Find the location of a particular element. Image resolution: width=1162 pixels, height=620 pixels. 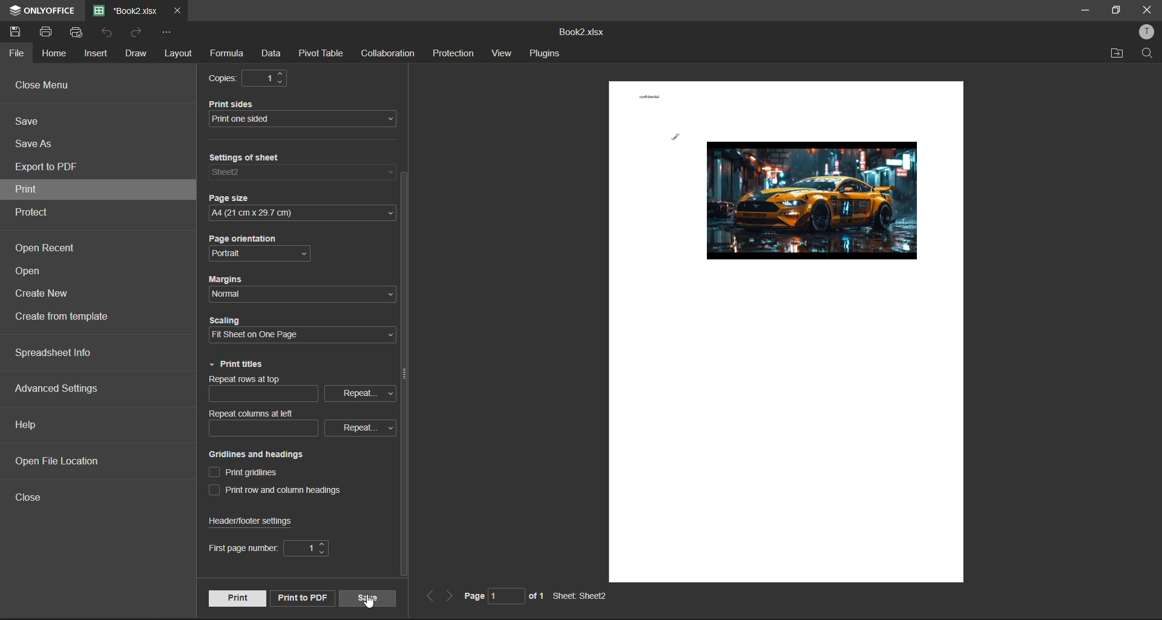

picture is located at coordinates (809, 198).